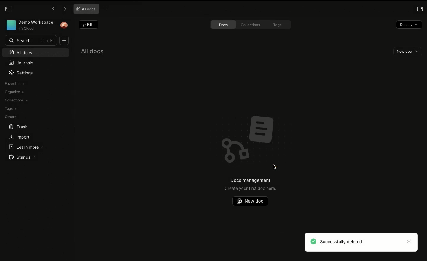  Describe the element at coordinates (8, 9) in the screenshot. I see `Collapse sidebar` at that location.